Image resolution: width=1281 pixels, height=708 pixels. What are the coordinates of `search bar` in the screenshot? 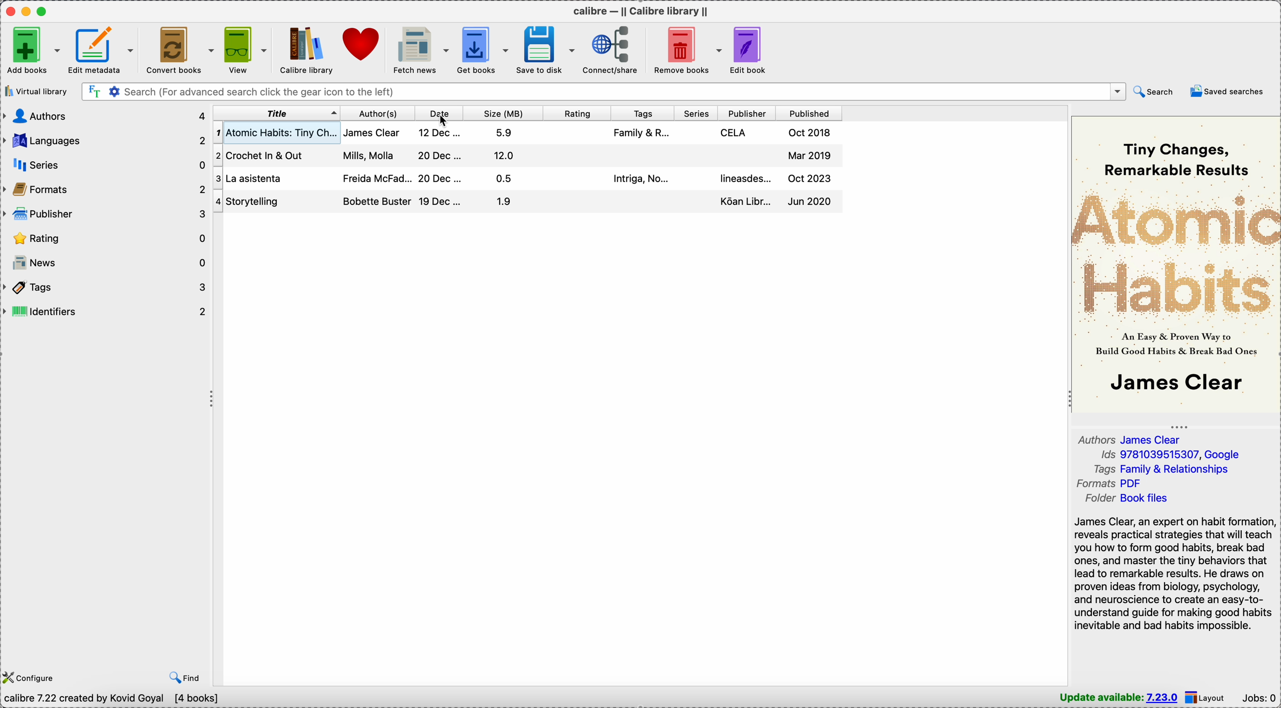 It's located at (603, 91).